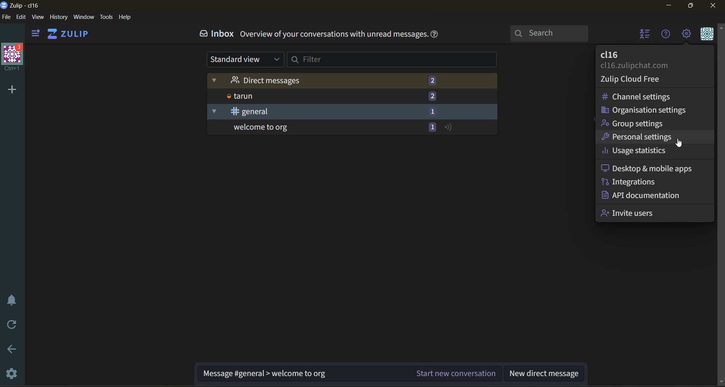 This screenshot has height=387, width=725. What do you see at coordinates (9, 351) in the screenshot?
I see `go back` at bounding box center [9, 351].